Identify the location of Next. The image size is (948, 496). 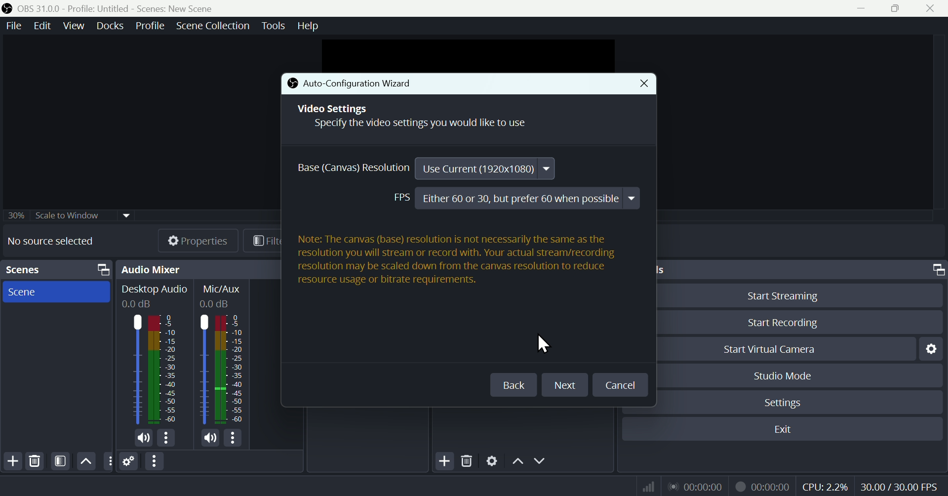
(568, 384).